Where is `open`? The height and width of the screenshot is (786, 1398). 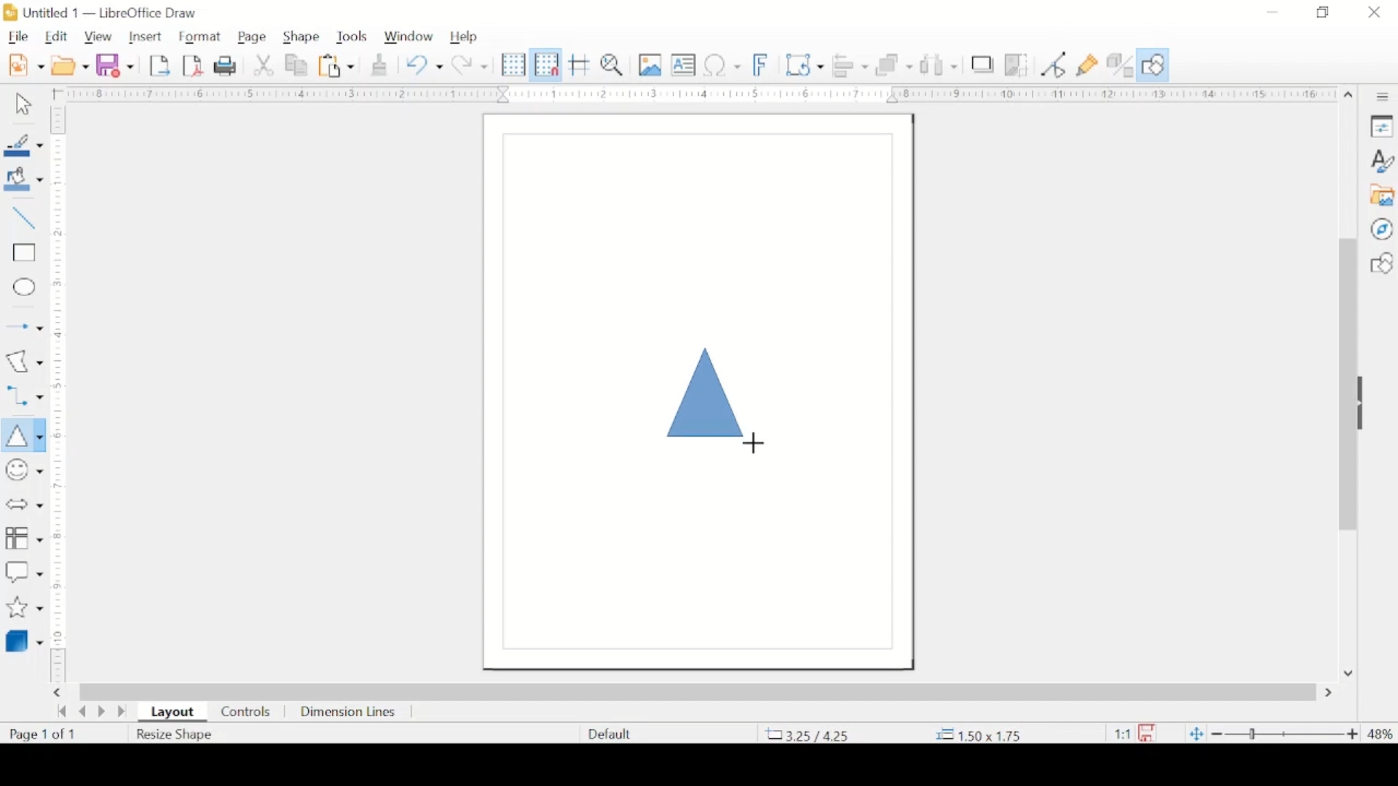
open is located at coordinates (70, 65).